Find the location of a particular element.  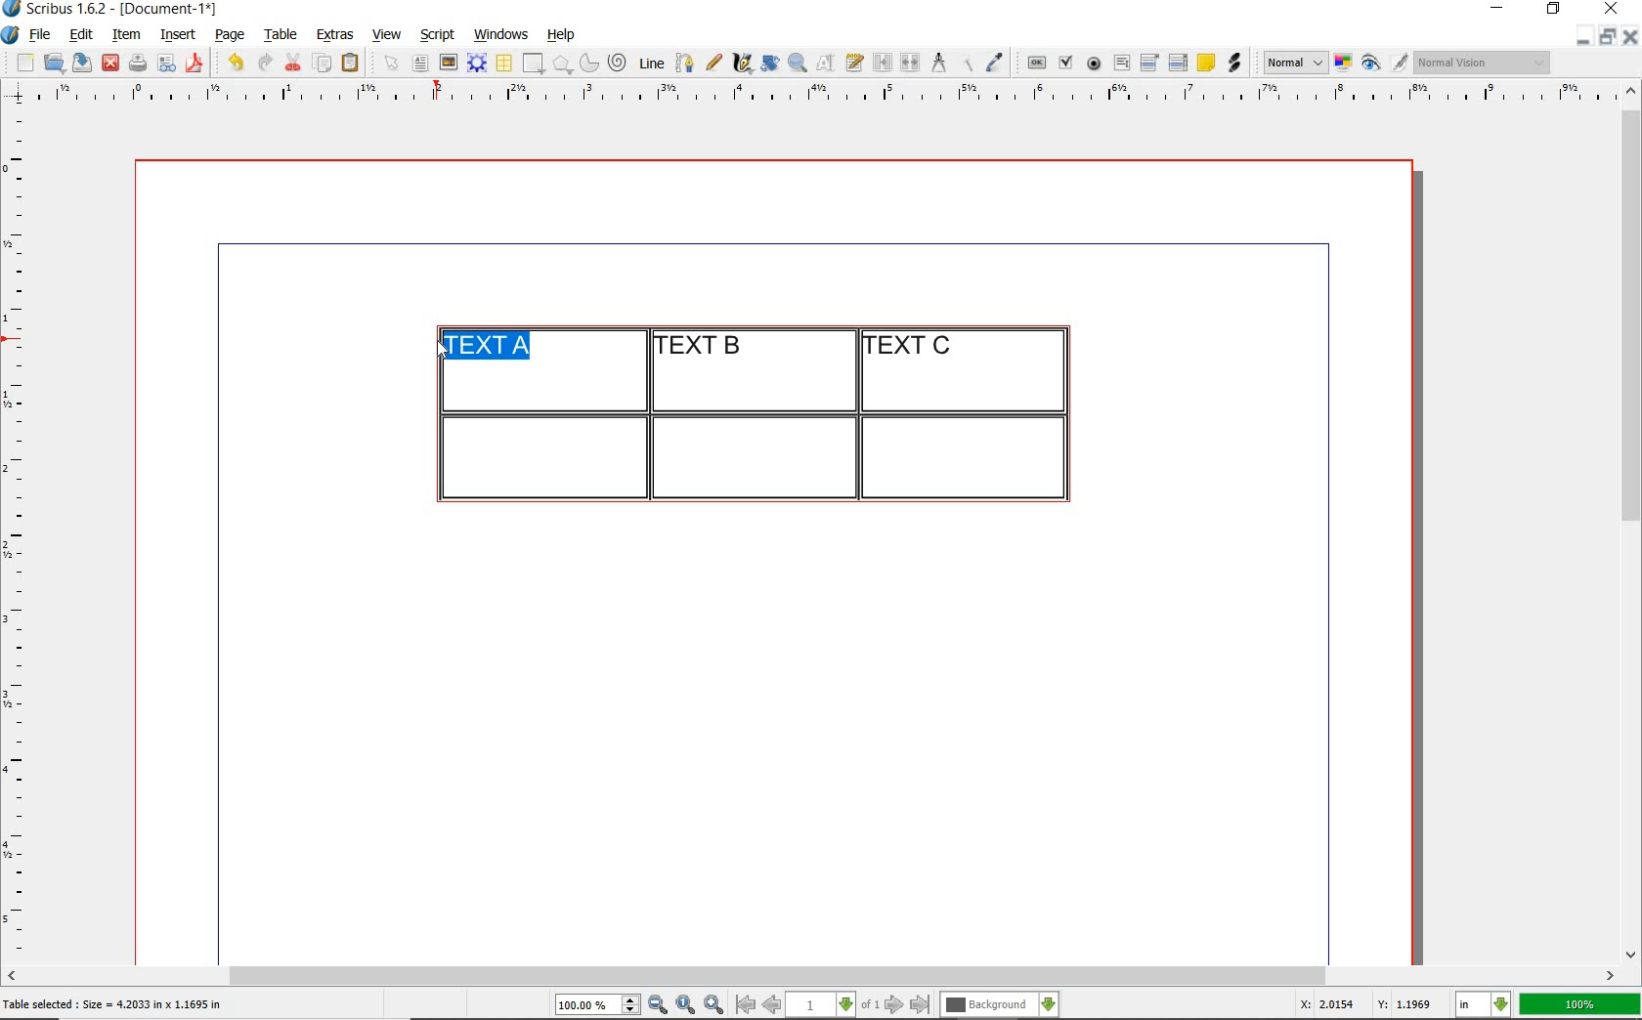

pdf check box is located at coordinates (1064, 64).